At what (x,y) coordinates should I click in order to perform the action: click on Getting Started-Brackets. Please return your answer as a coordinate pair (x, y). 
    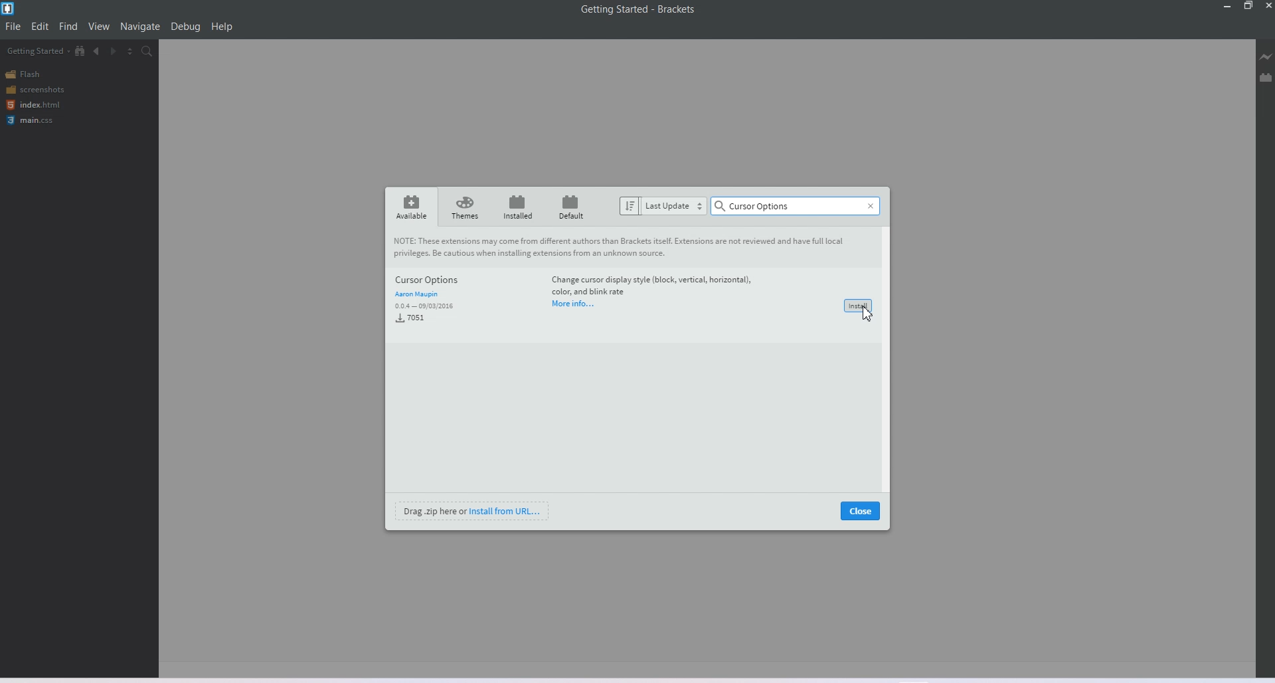
    Looking at the image, I should click on (638, 10).